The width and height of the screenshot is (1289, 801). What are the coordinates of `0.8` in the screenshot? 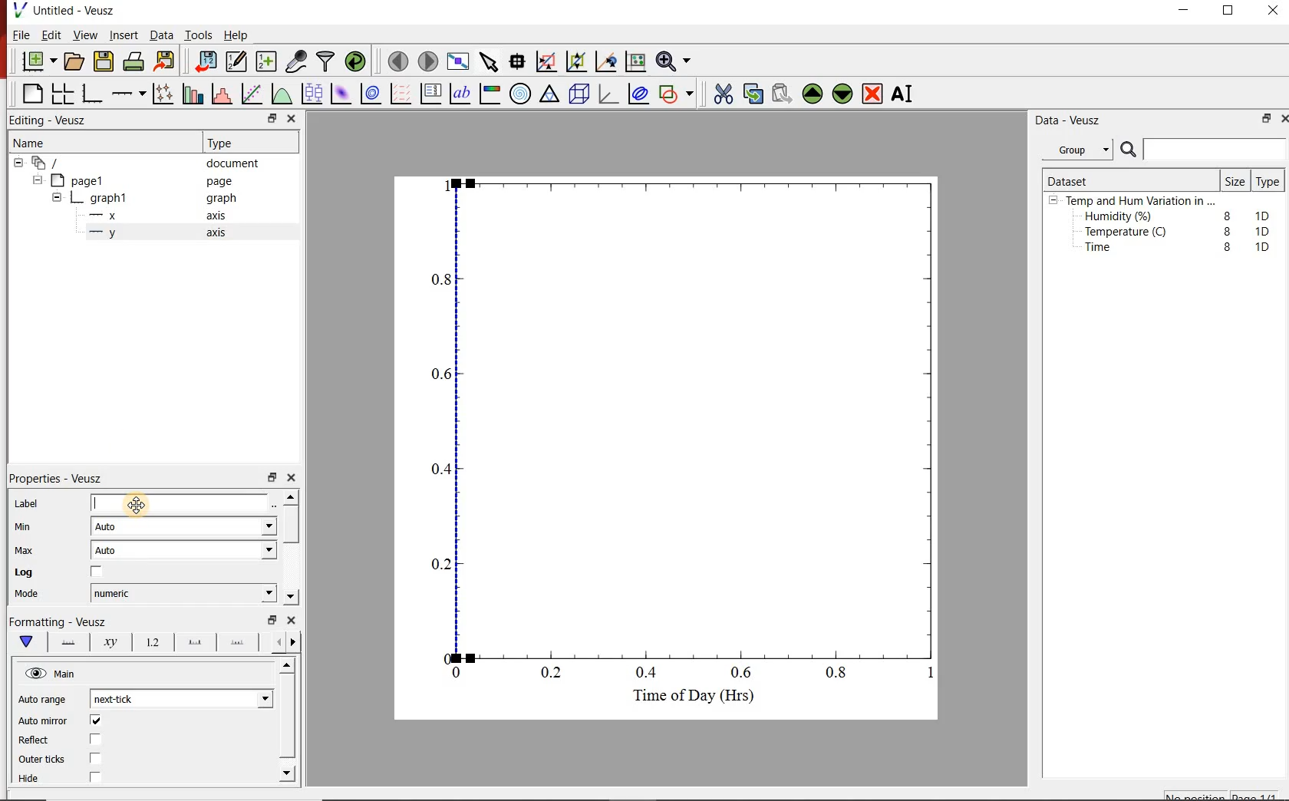 It's located at (841, 675).